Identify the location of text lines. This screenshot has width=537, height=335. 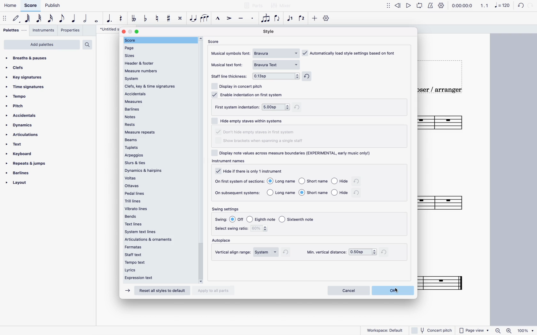
(159, 225).